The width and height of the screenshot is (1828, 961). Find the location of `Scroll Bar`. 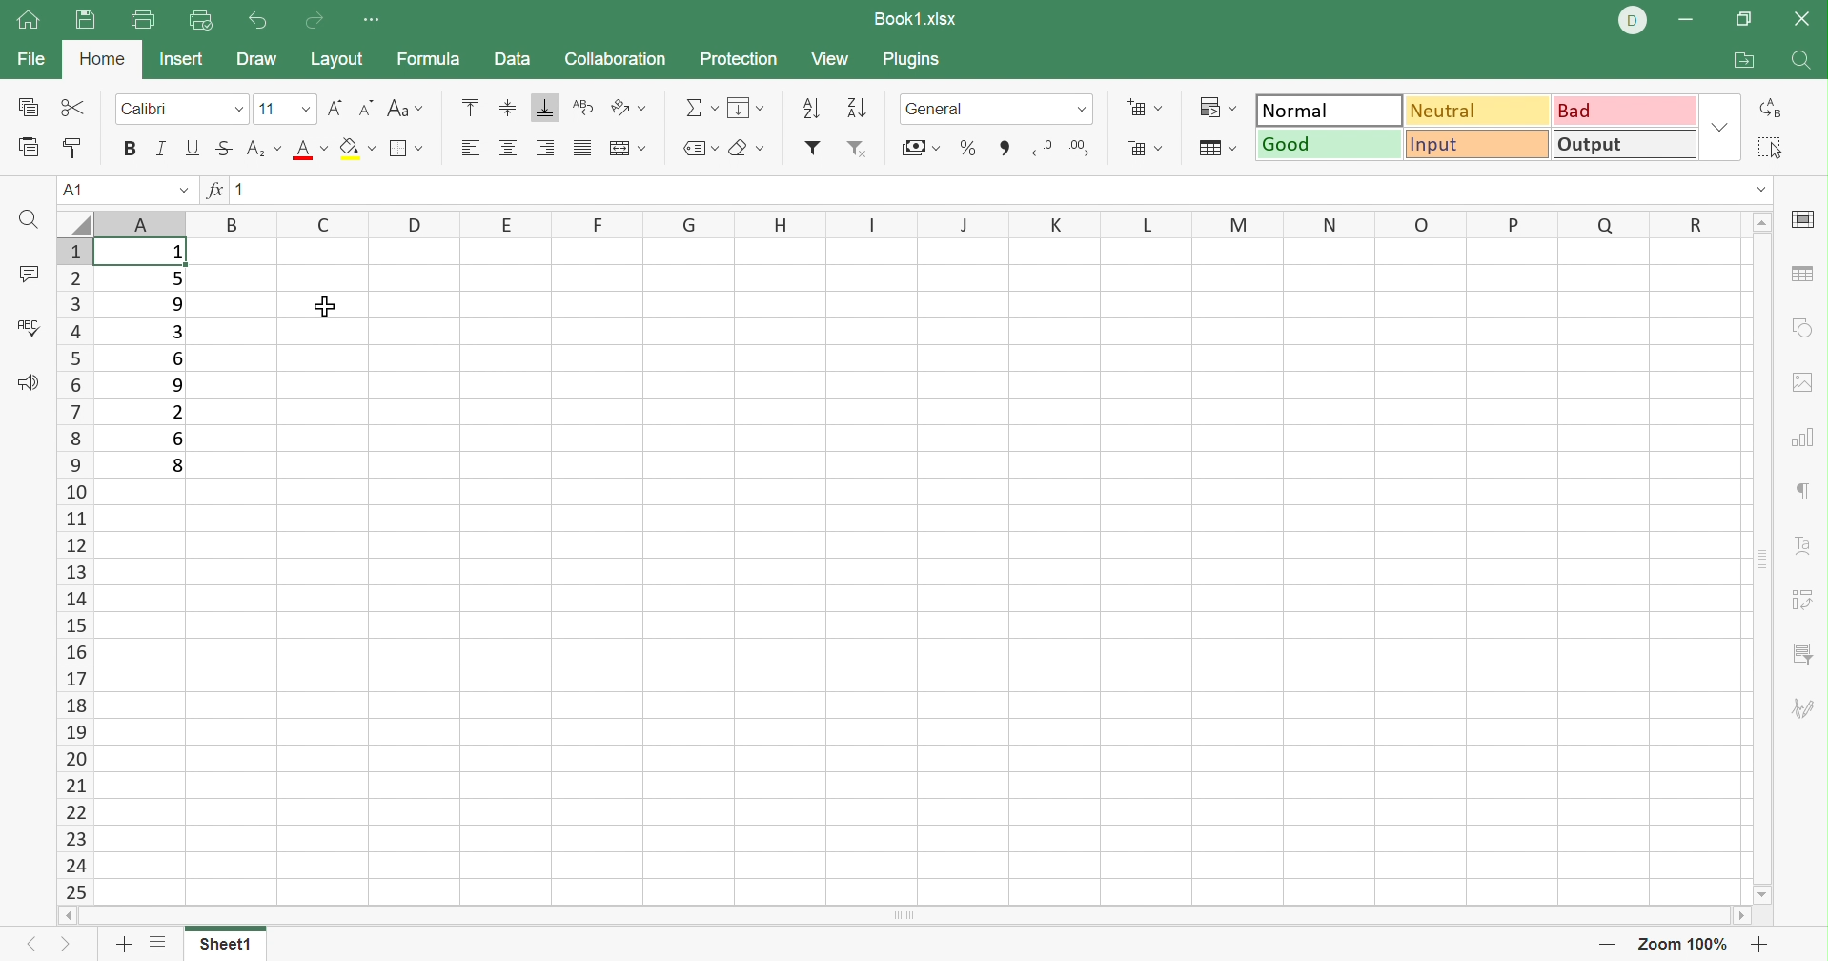

Scroll Bar is located at coordinates (1767, 557).